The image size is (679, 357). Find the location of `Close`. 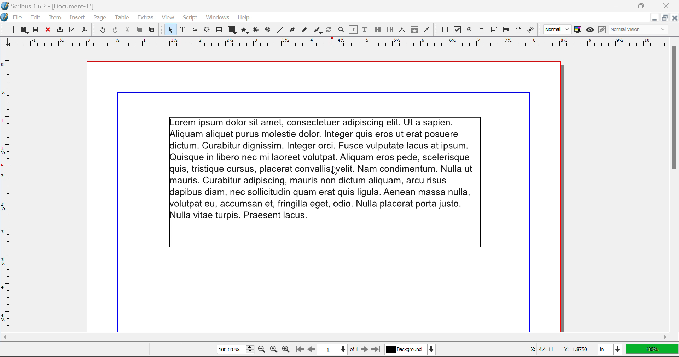

Close is located at coordinates (674, 18).